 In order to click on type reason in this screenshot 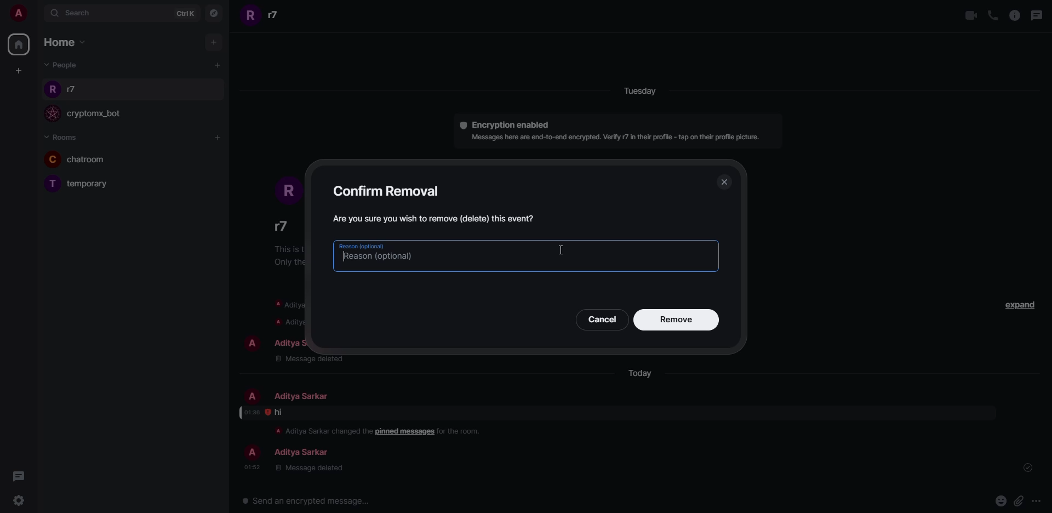, I will do `click(386, 259)`.